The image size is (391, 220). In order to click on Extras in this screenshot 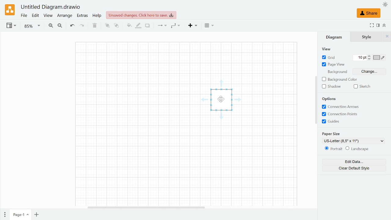, I will do `click(83, 16)`.